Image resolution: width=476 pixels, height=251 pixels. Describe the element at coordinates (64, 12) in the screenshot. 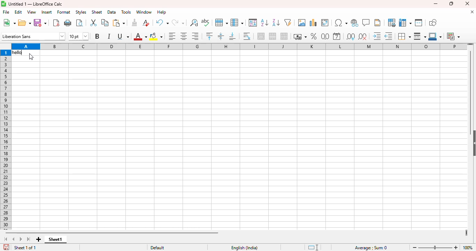

I see `format` at that location.